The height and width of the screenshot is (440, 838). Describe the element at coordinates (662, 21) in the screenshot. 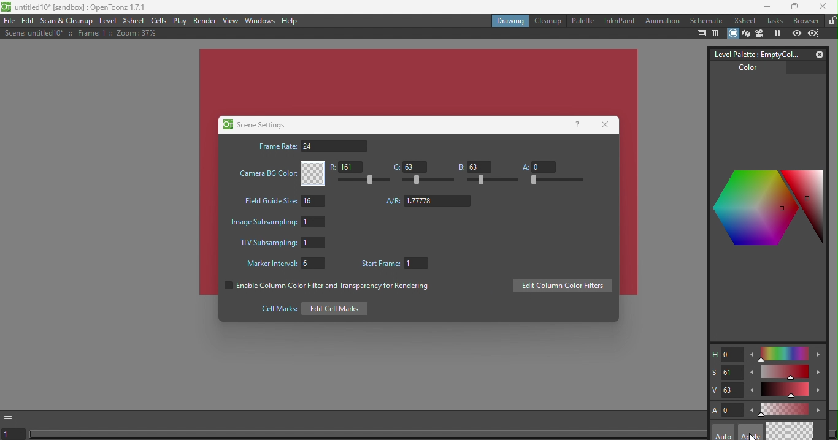

I see `Animation` at that location.